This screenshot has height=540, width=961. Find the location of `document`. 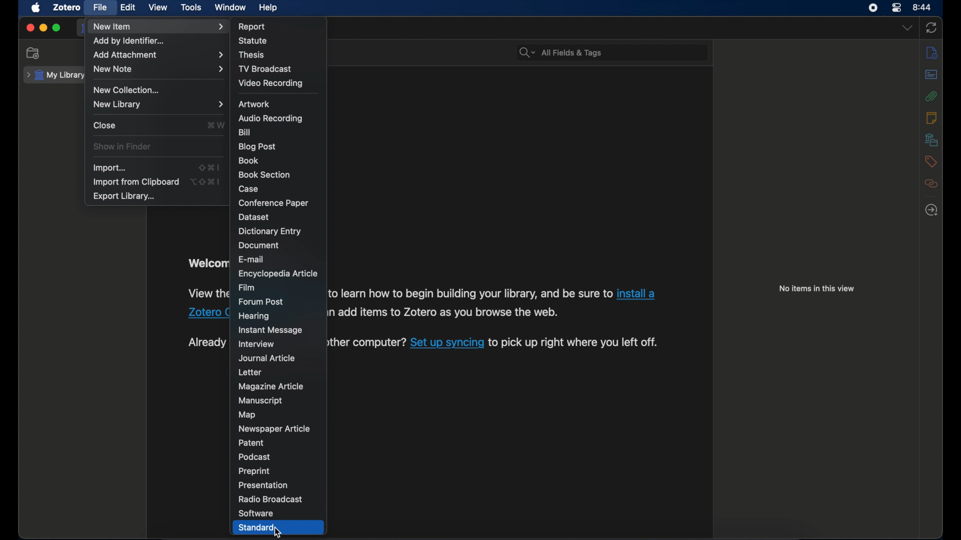

document is located at coordinates (258, 245).